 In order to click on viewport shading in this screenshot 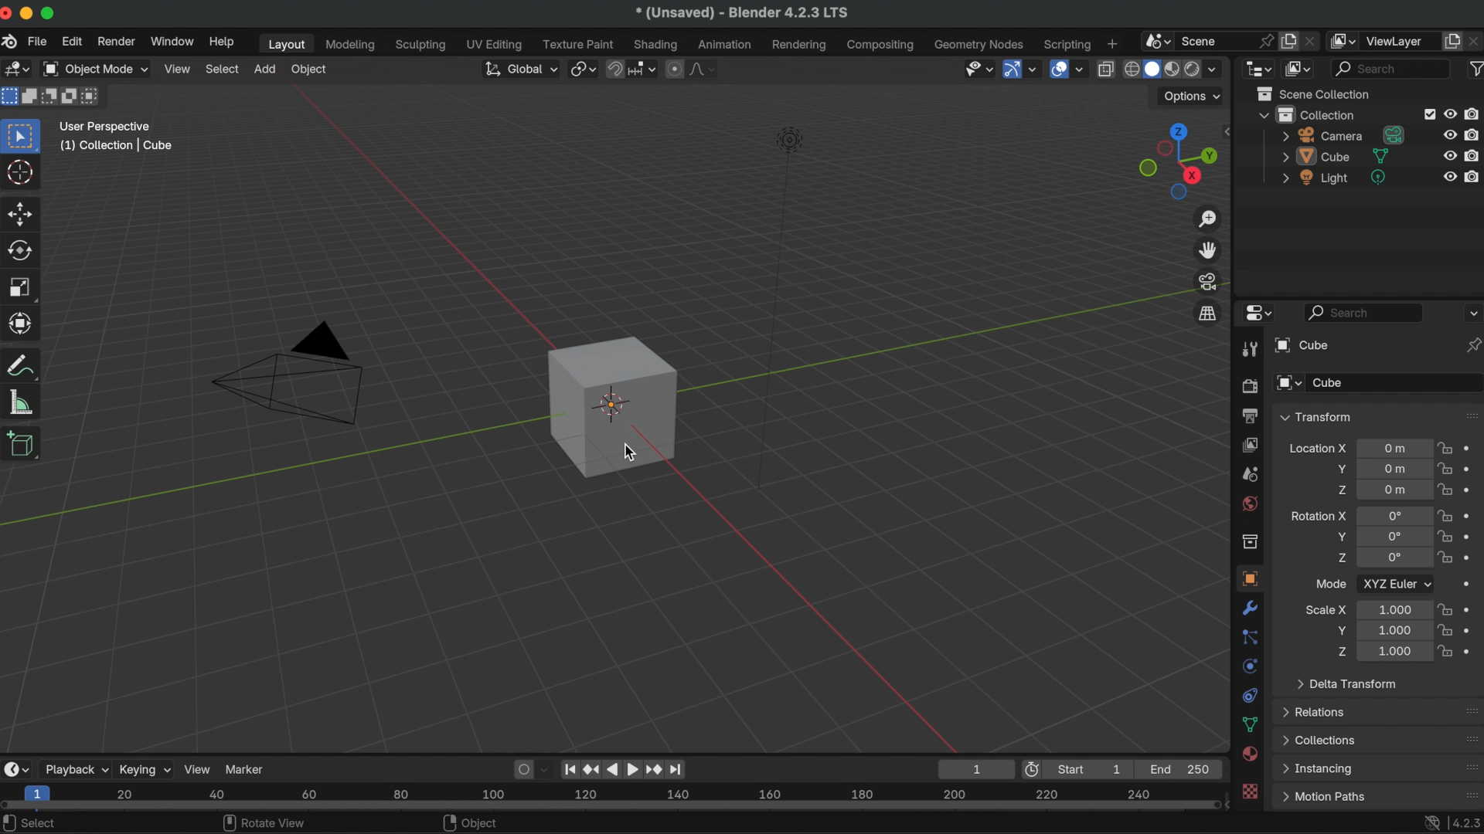, I will do `click(1191, 70)`.